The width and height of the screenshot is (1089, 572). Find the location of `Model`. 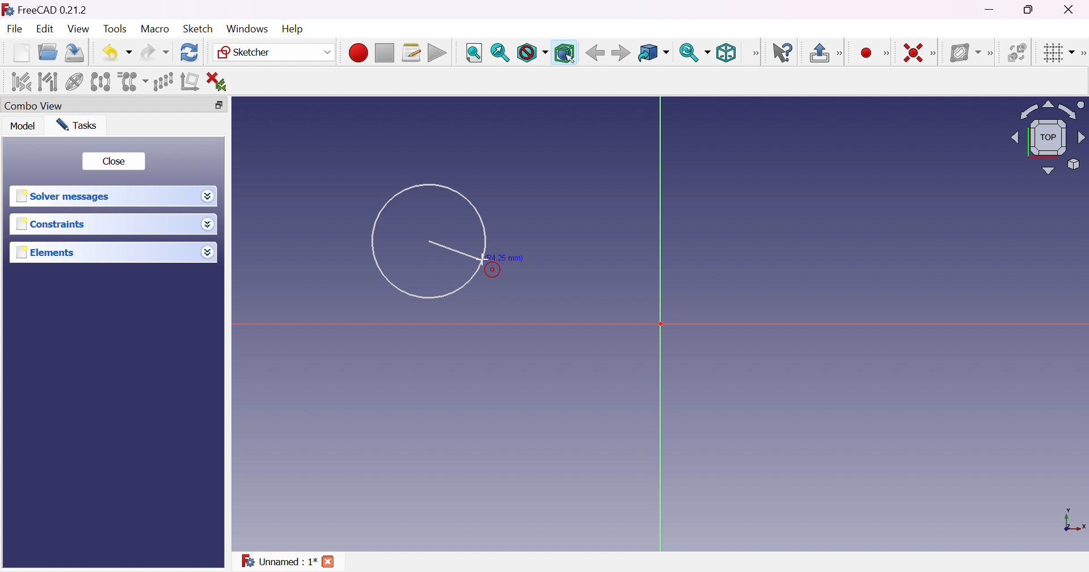

Model is located at coordinates (24, 127).